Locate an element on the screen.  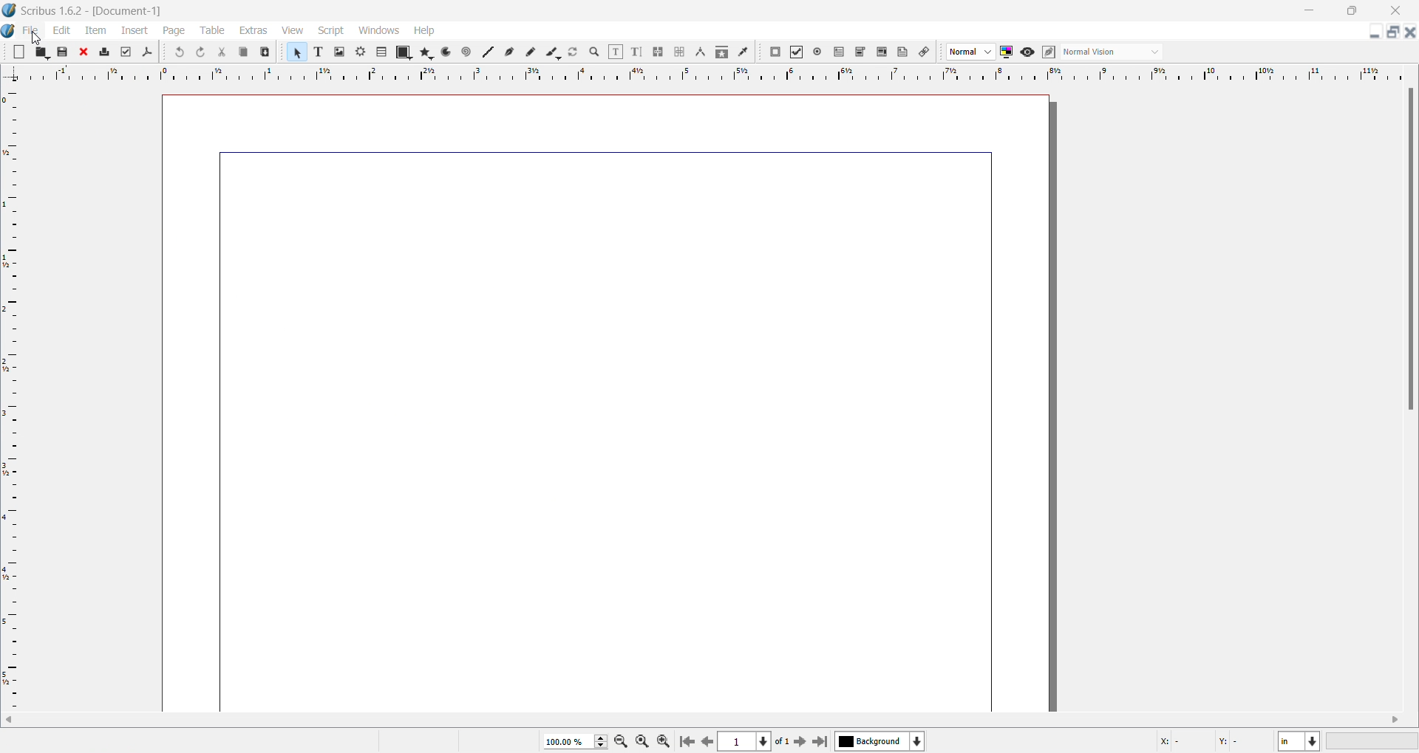
icon is located at coordinates (794, 52).